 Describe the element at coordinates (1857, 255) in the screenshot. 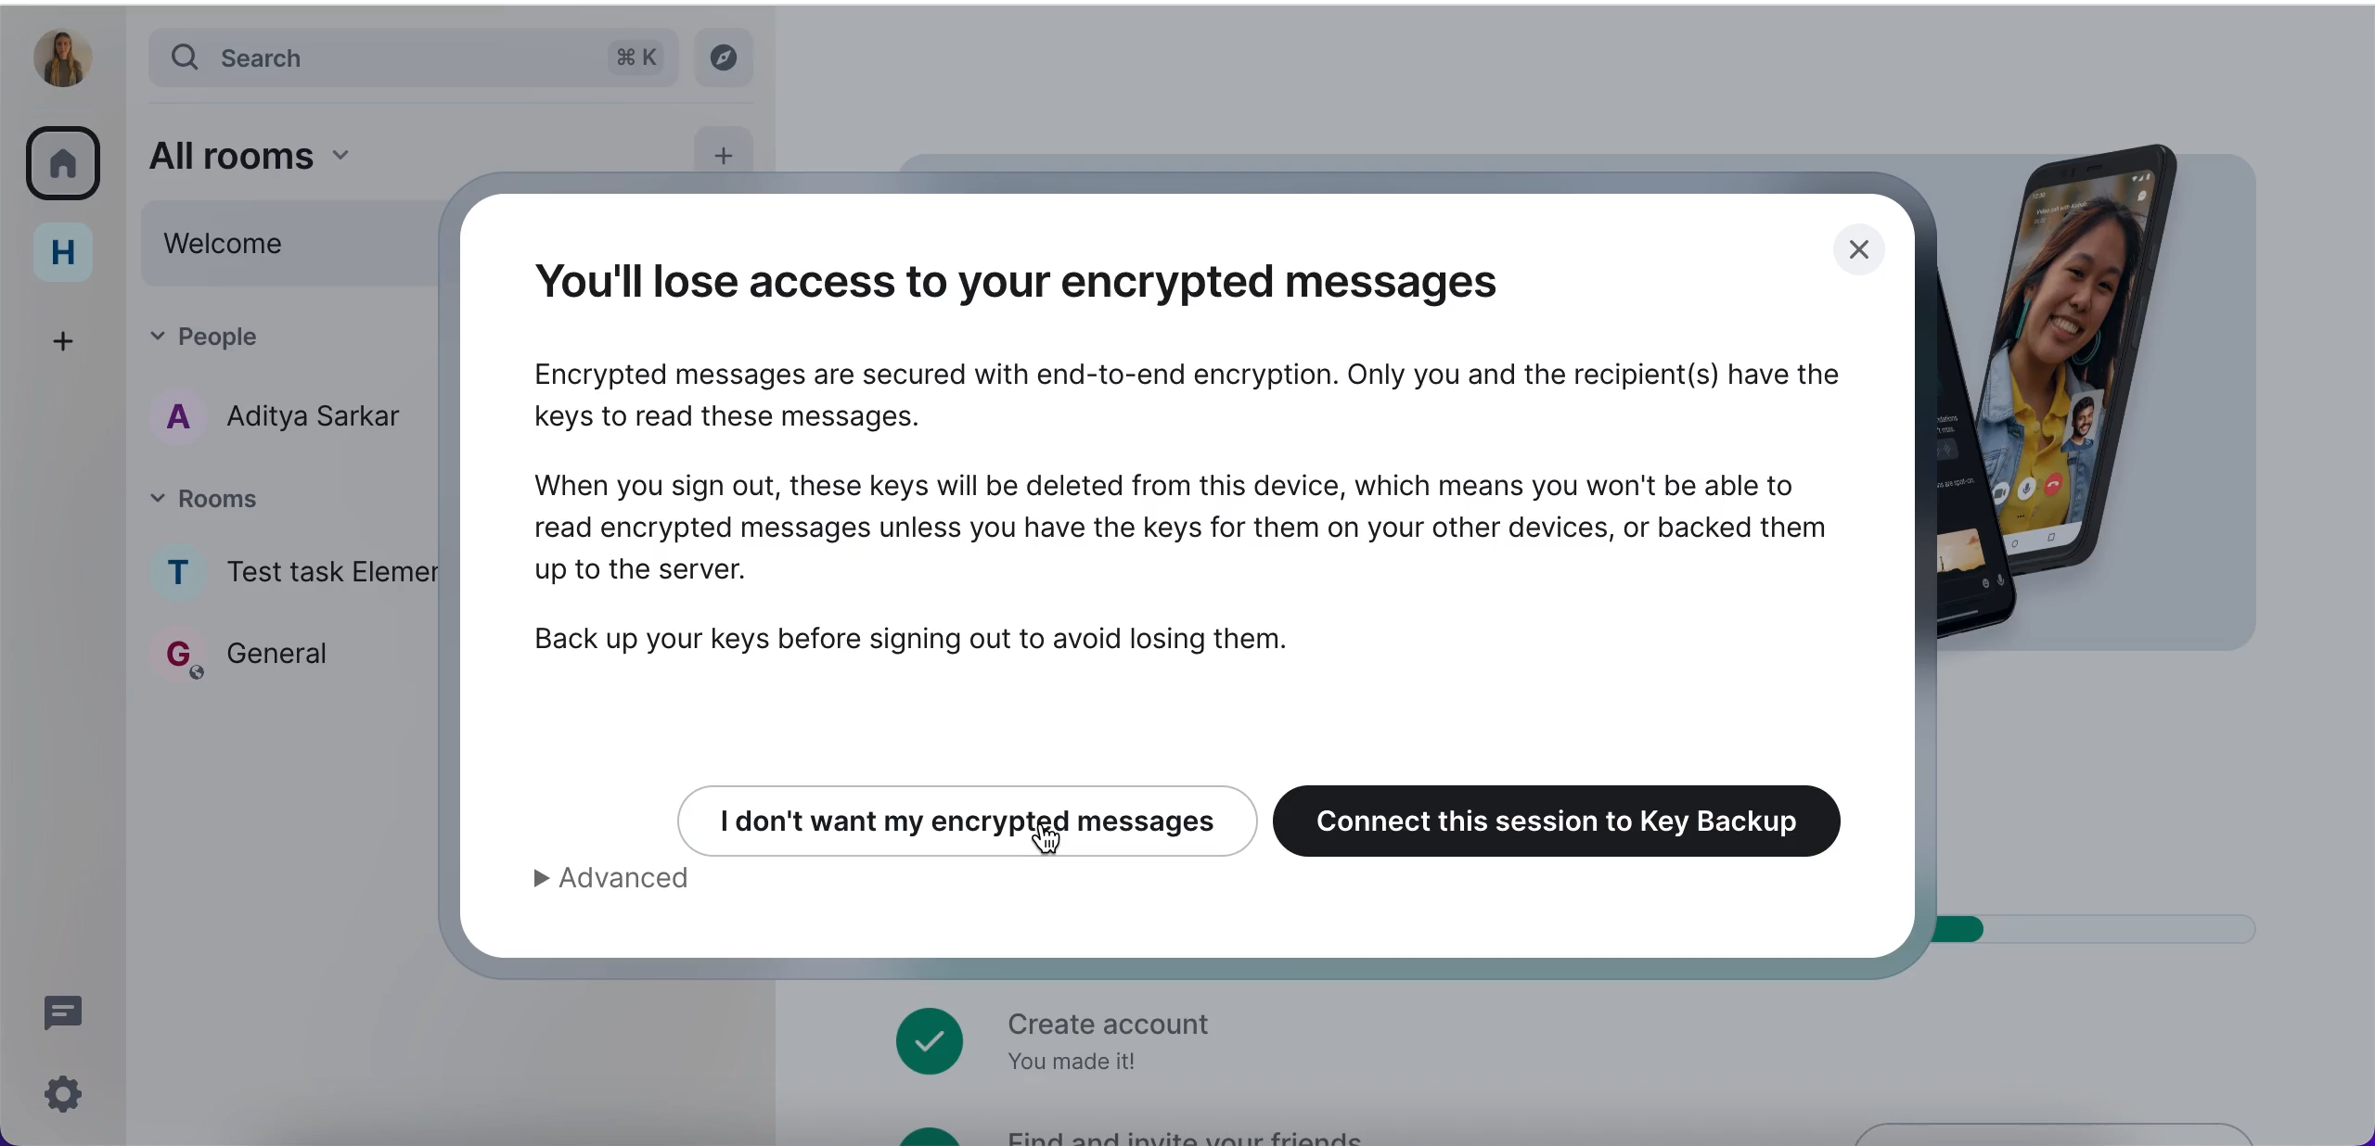

I see `close` at that location.